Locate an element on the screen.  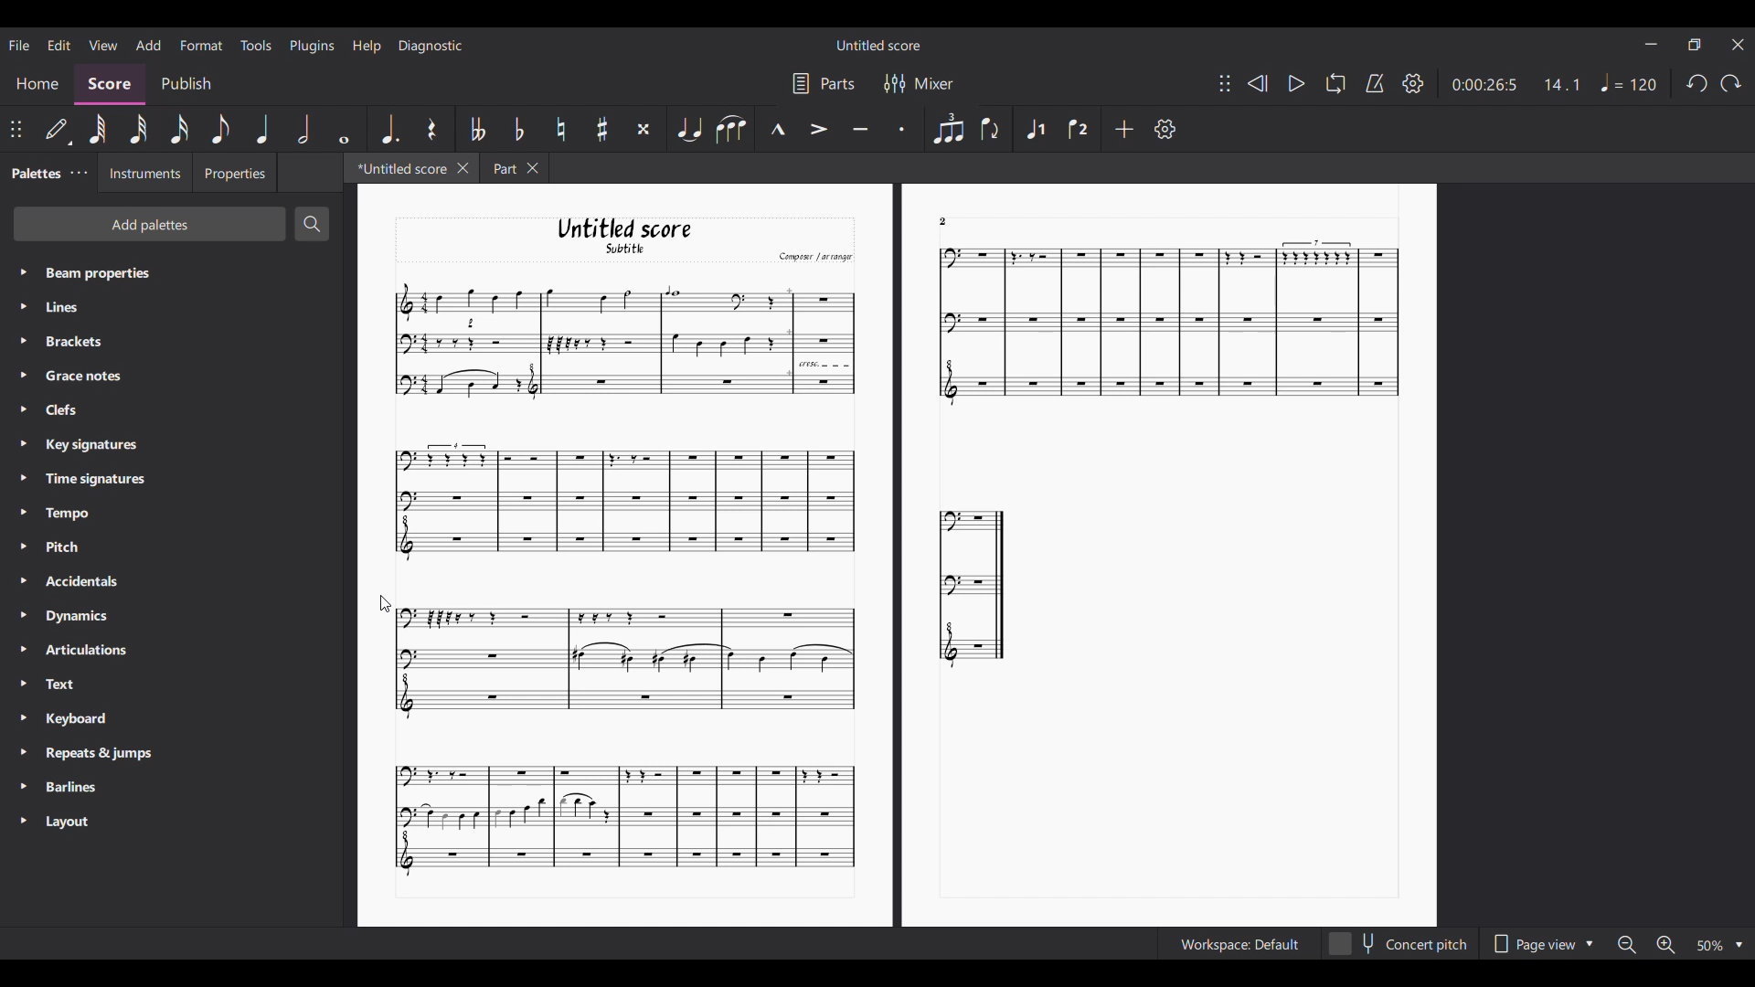
Close interface is located at coordinates (1738, 45).